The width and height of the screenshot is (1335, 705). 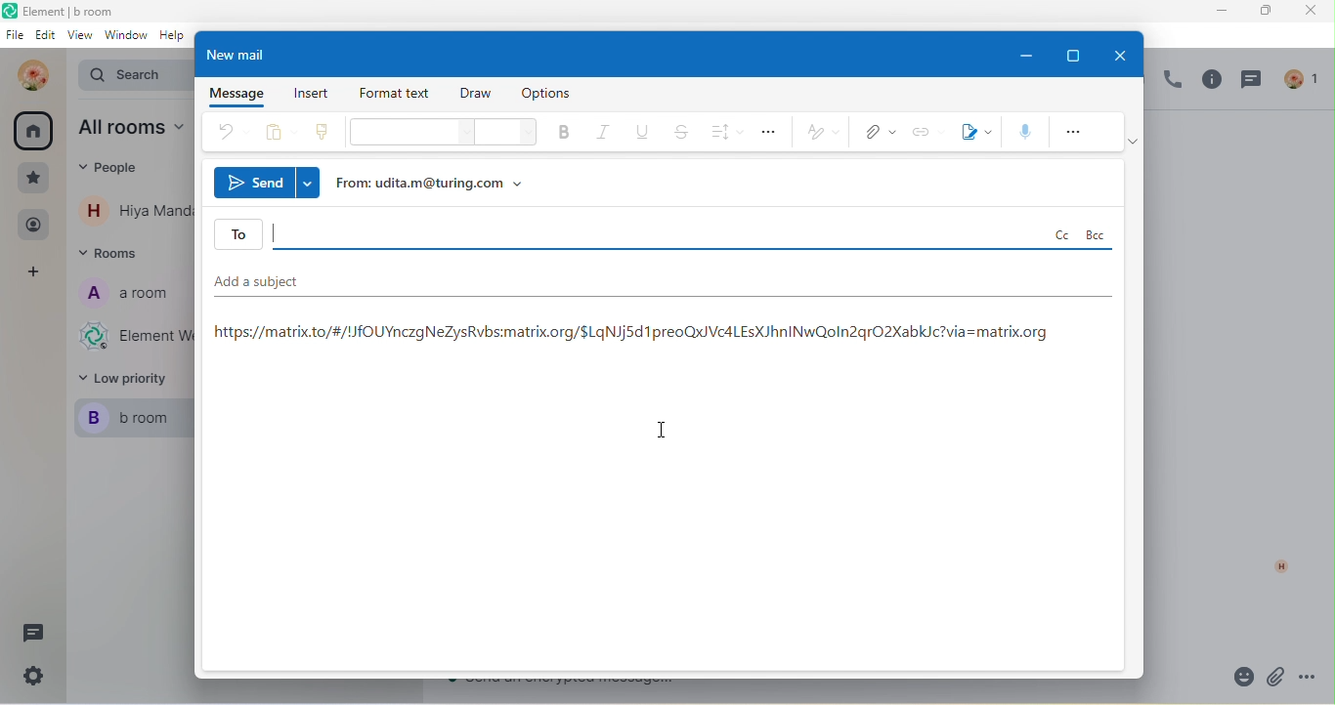 What do you see at coordinates (1170, 83) in the screenshot?
I see `voice call` at bounding box center [1170, 83].